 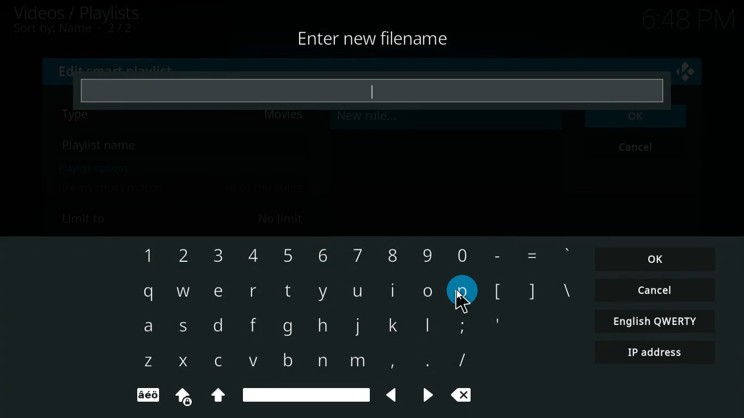 What do you see at coordinates (424, 363) in the screenshot?
I see `.` at bounding box center [424, 363].